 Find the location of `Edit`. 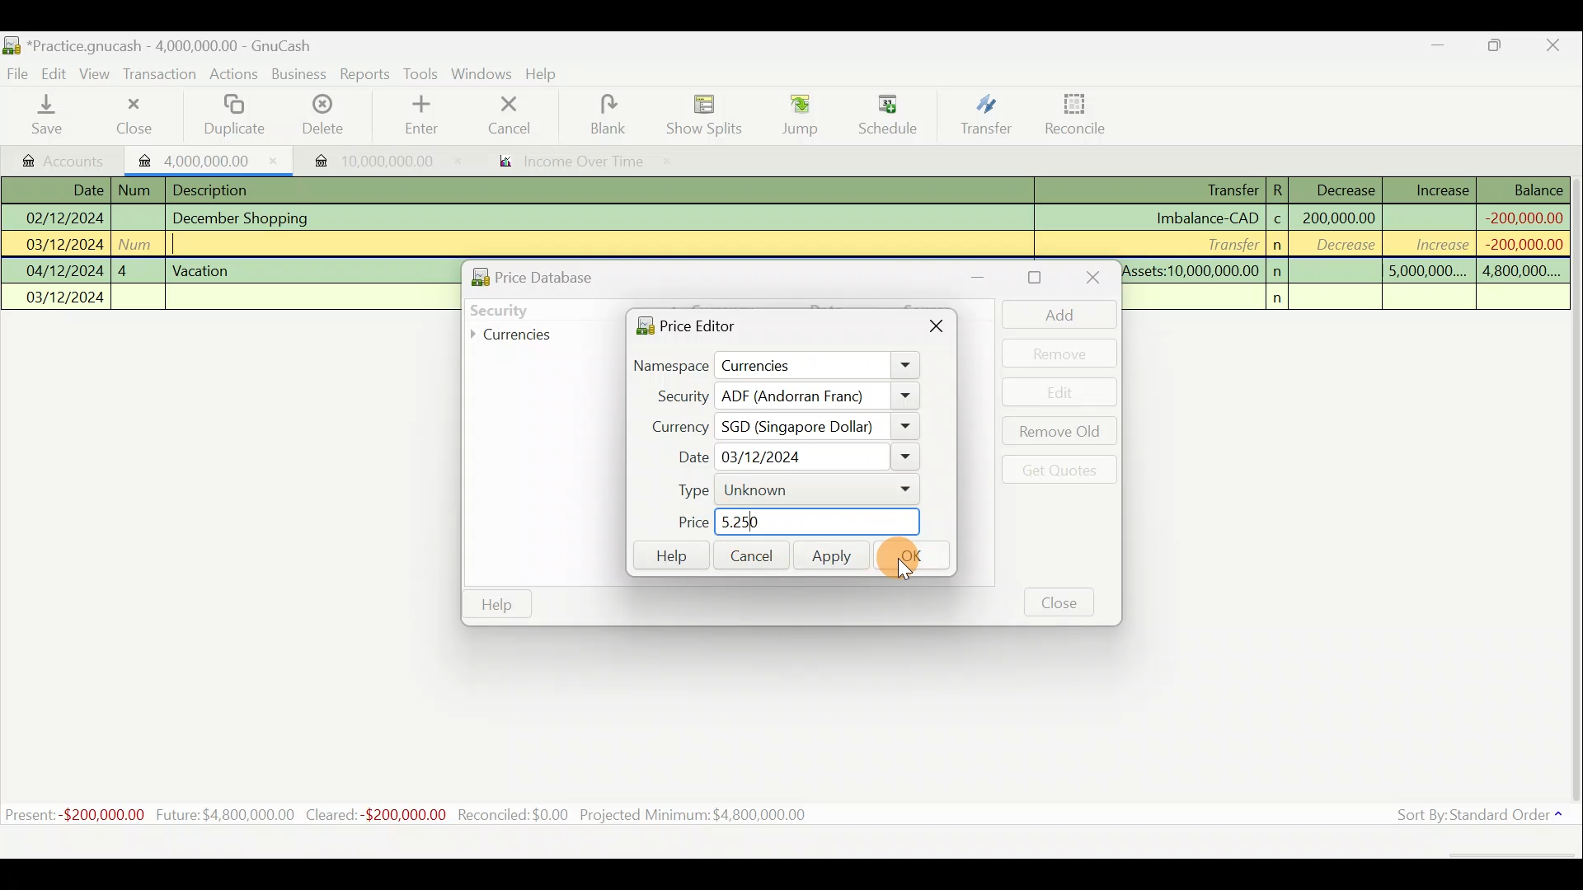

Edit is located at coordinates (1061, 392).